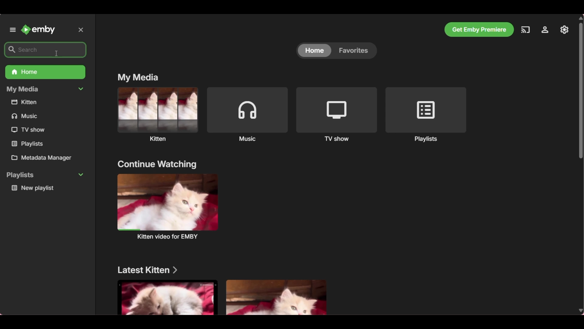  Describe the element at coordinates (30, 116) in the screenshot. I see `music` at that location.